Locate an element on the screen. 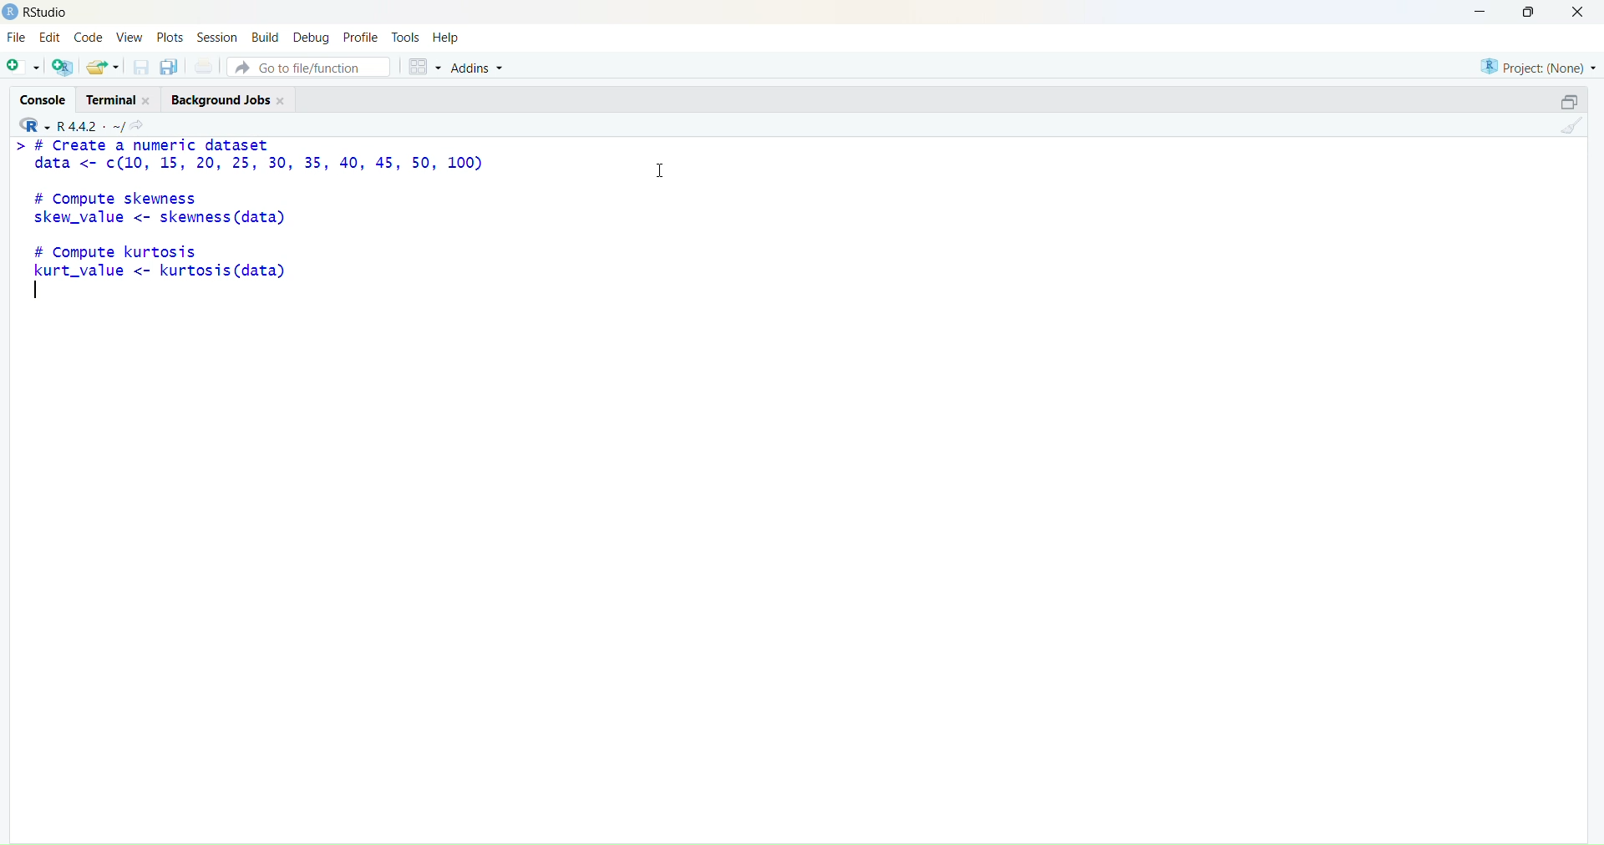 Image resolution: width=1604 pixels, height=845 pixels. Text cursor is located at coordinates (664, 169).